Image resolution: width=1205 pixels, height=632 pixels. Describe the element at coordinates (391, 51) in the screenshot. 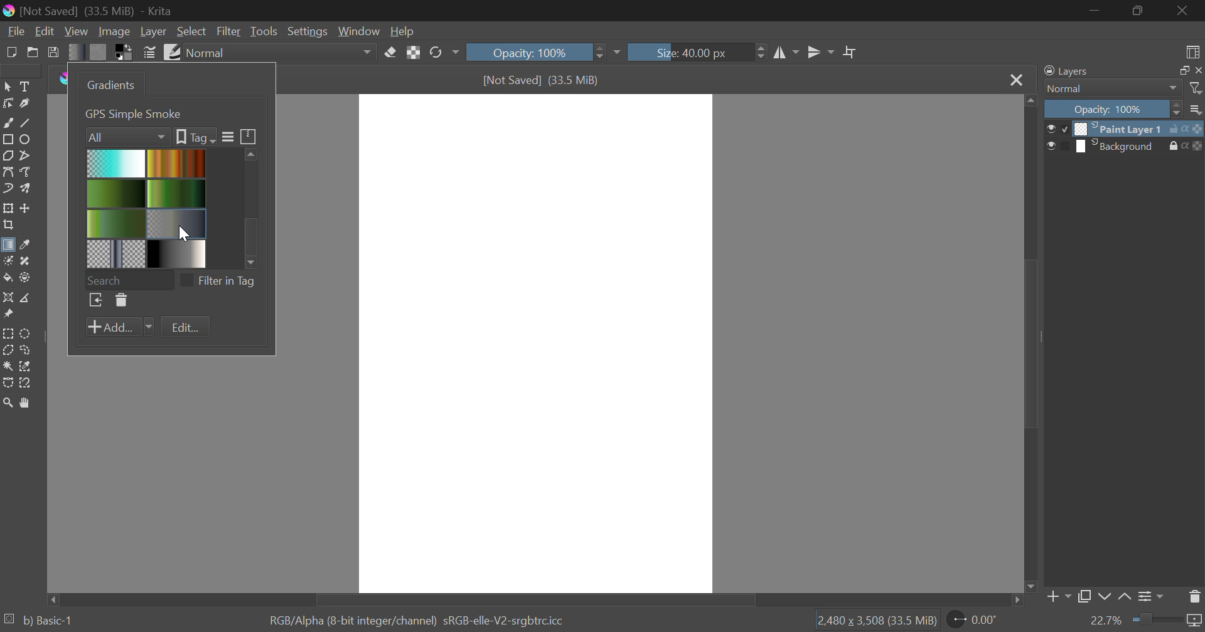

I see `Eraser` at that location.